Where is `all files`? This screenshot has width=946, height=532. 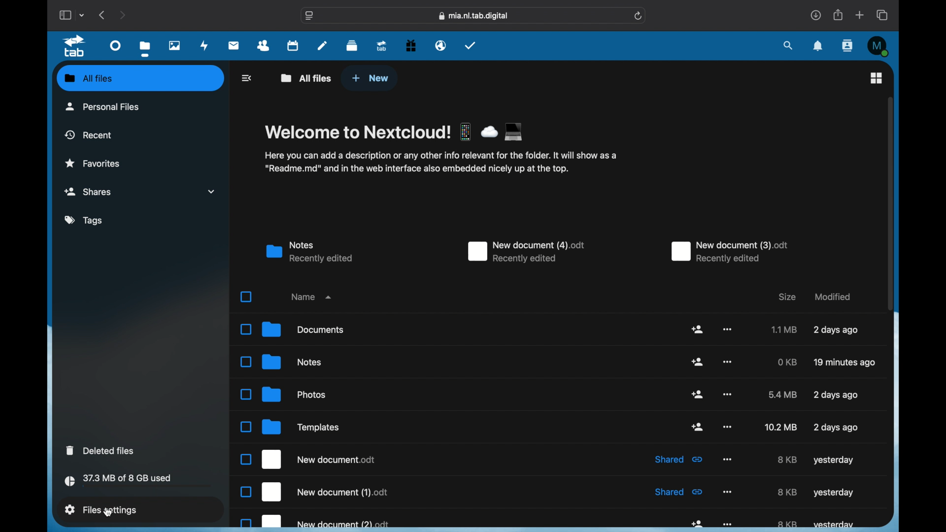 all files is located at coordinates (88, 78).